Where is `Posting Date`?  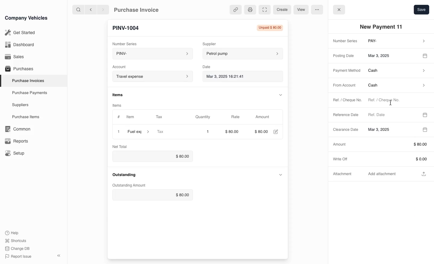 Posting Date is located at coordinates (344, 55).